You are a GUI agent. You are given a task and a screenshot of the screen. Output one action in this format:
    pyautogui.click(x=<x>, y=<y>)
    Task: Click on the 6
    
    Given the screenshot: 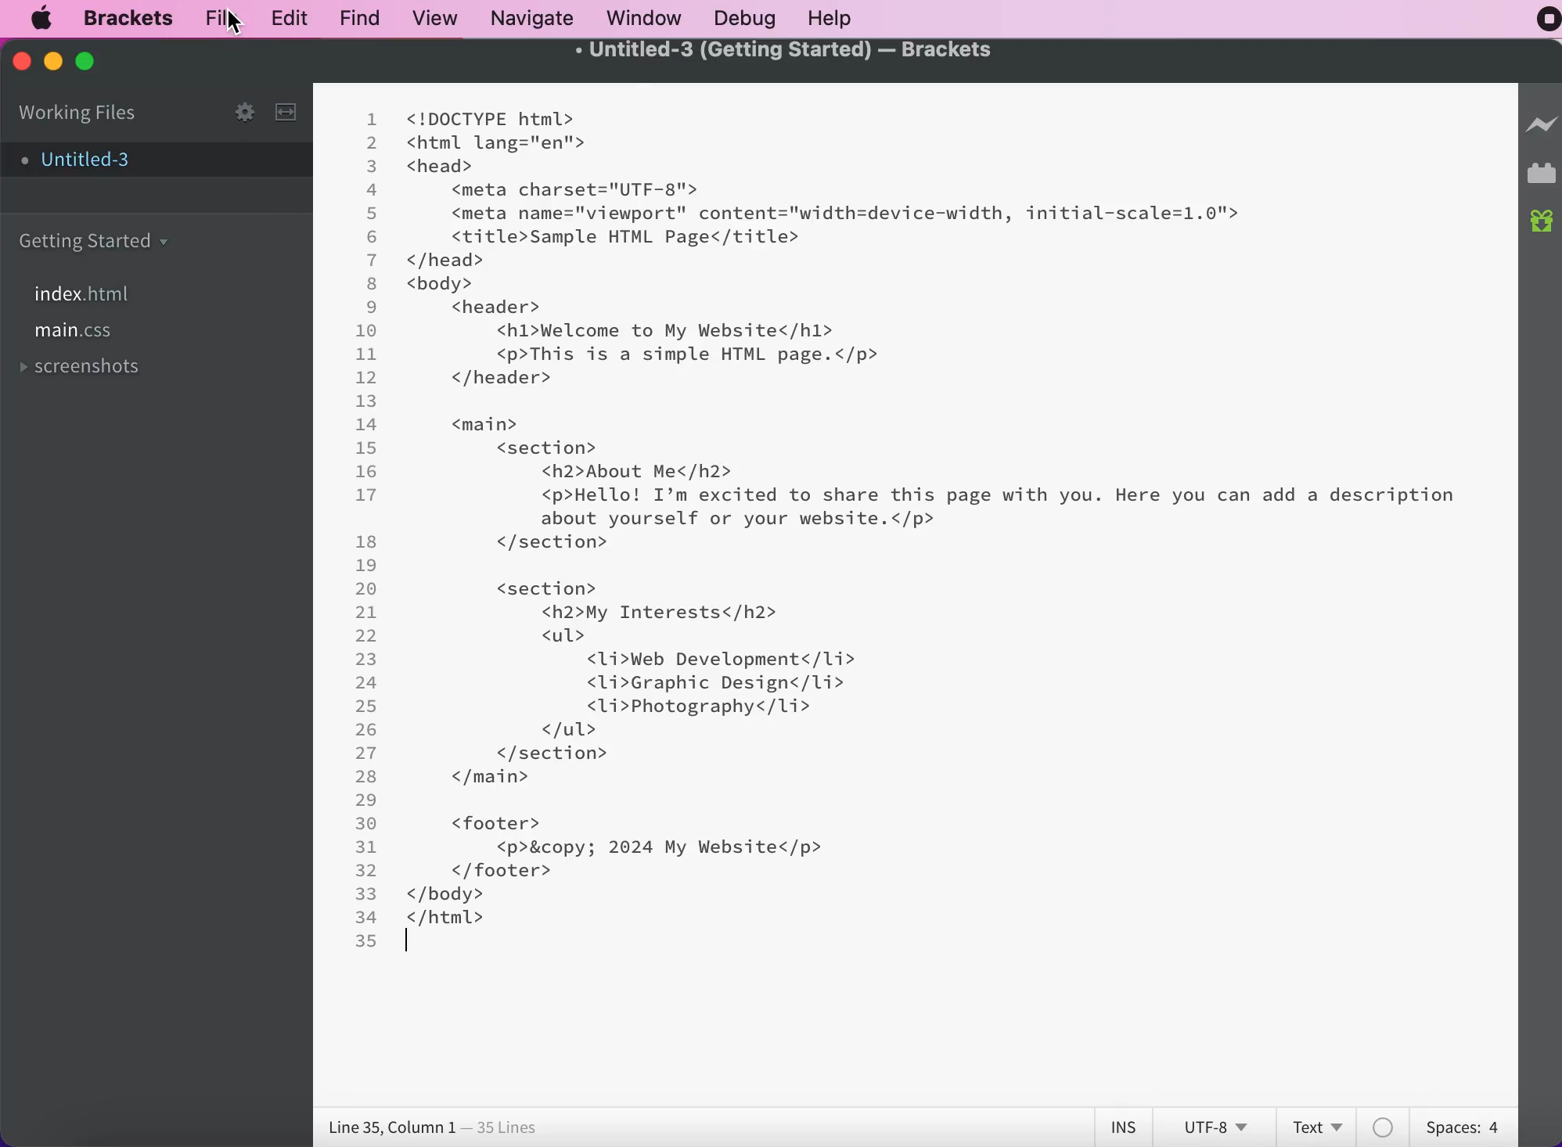 What is the action you would take?
    pyautogui.click(x=373, y=238)
    